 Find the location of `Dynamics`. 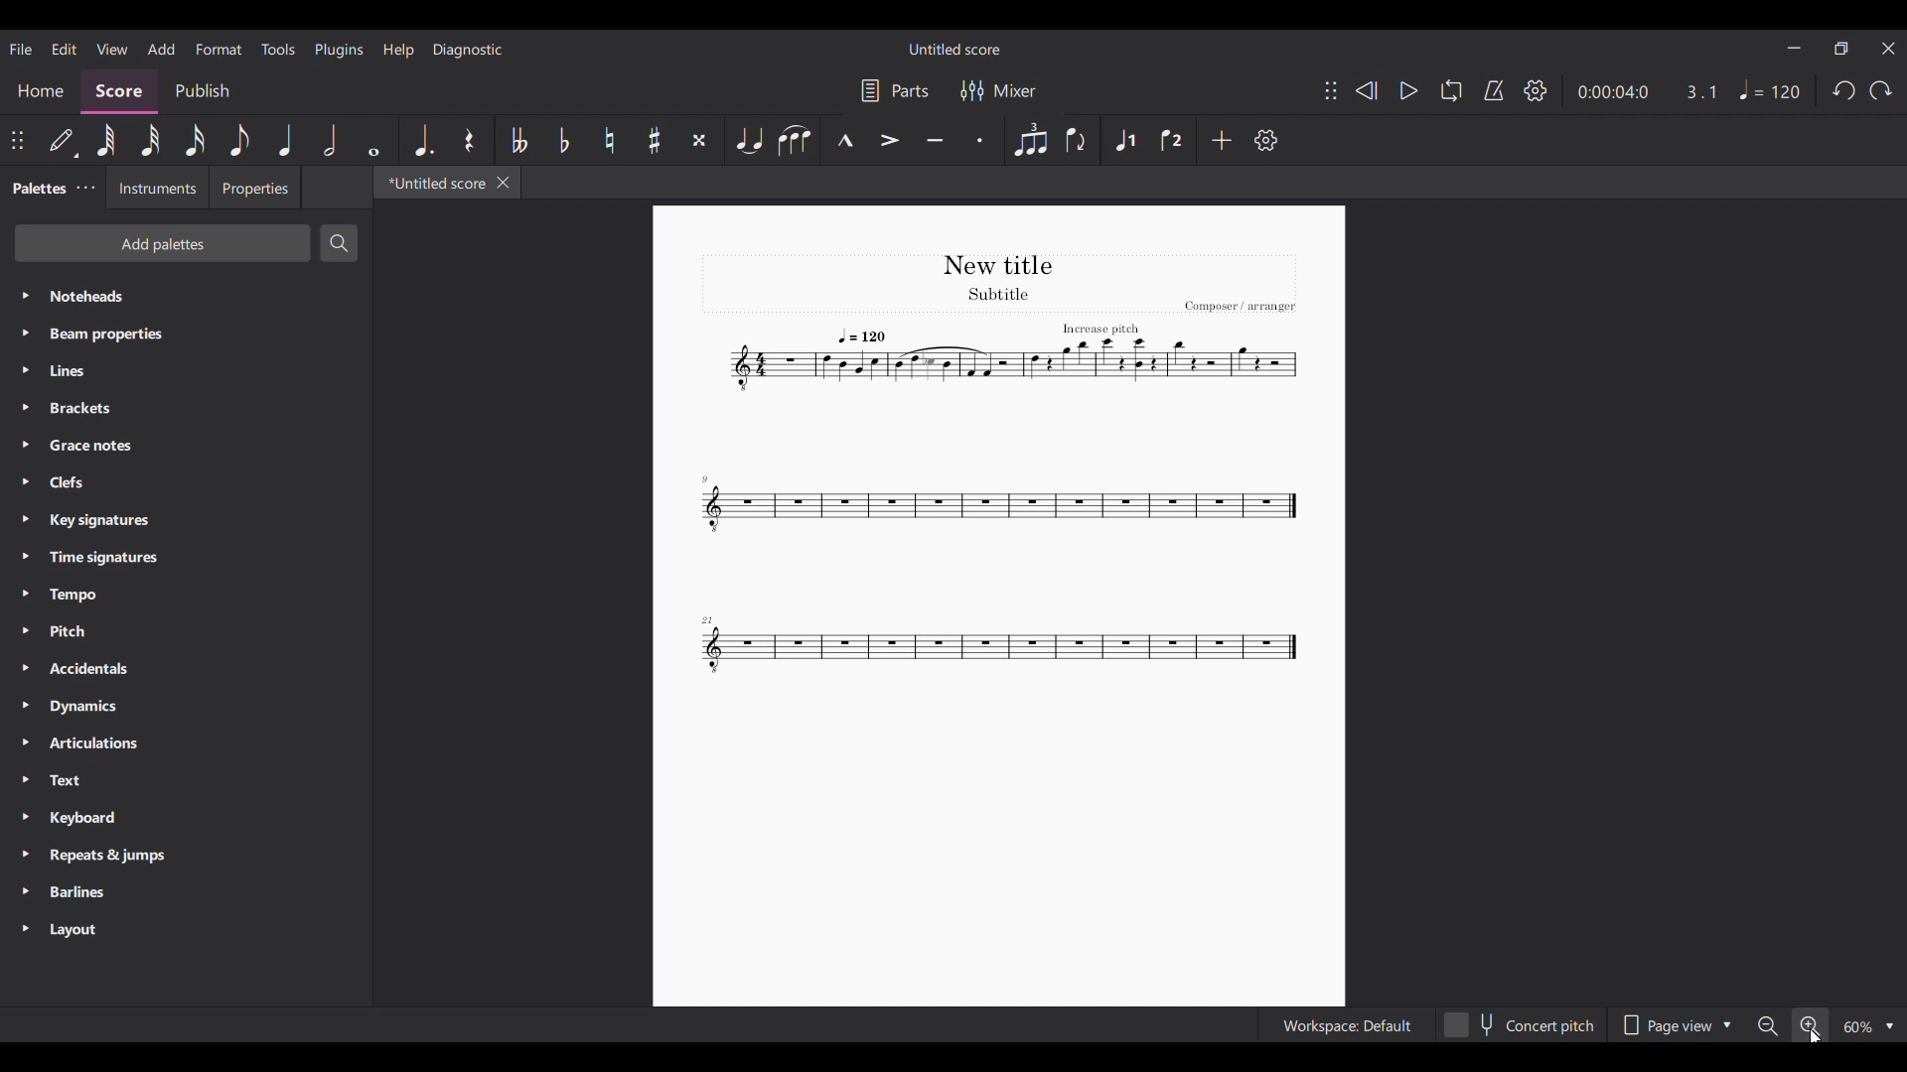

Dynamics is located at coordinates (187, 707).